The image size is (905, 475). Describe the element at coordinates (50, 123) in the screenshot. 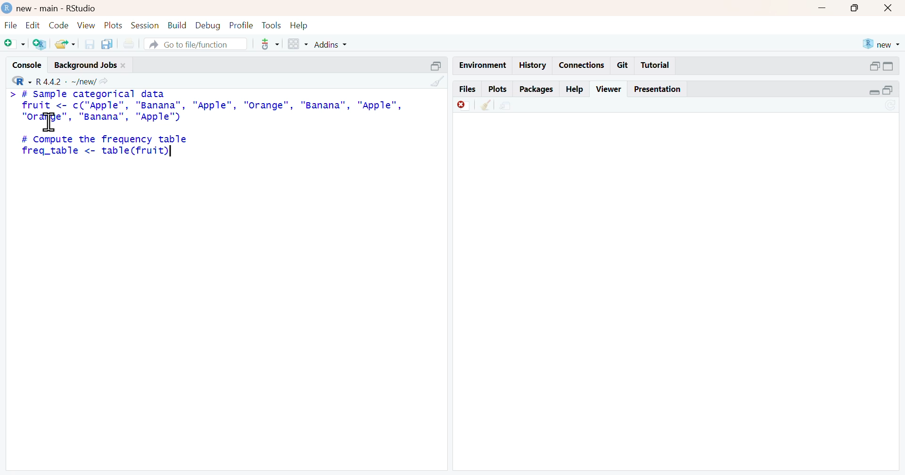

I see `cursor` at that location.